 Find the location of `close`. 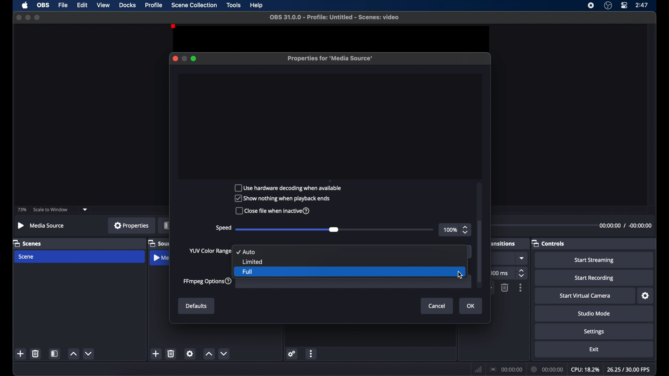

close is located at coordinates (18, 17).